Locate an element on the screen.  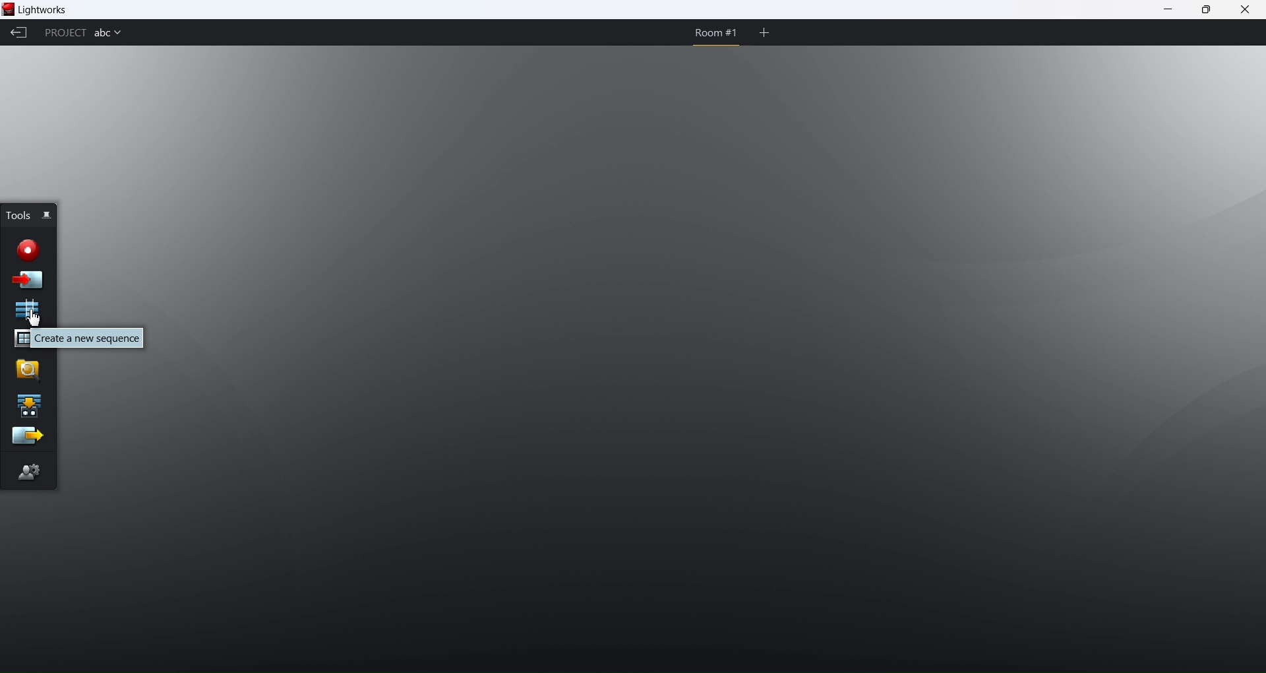
pin this object is located at coordinates (51, 216).